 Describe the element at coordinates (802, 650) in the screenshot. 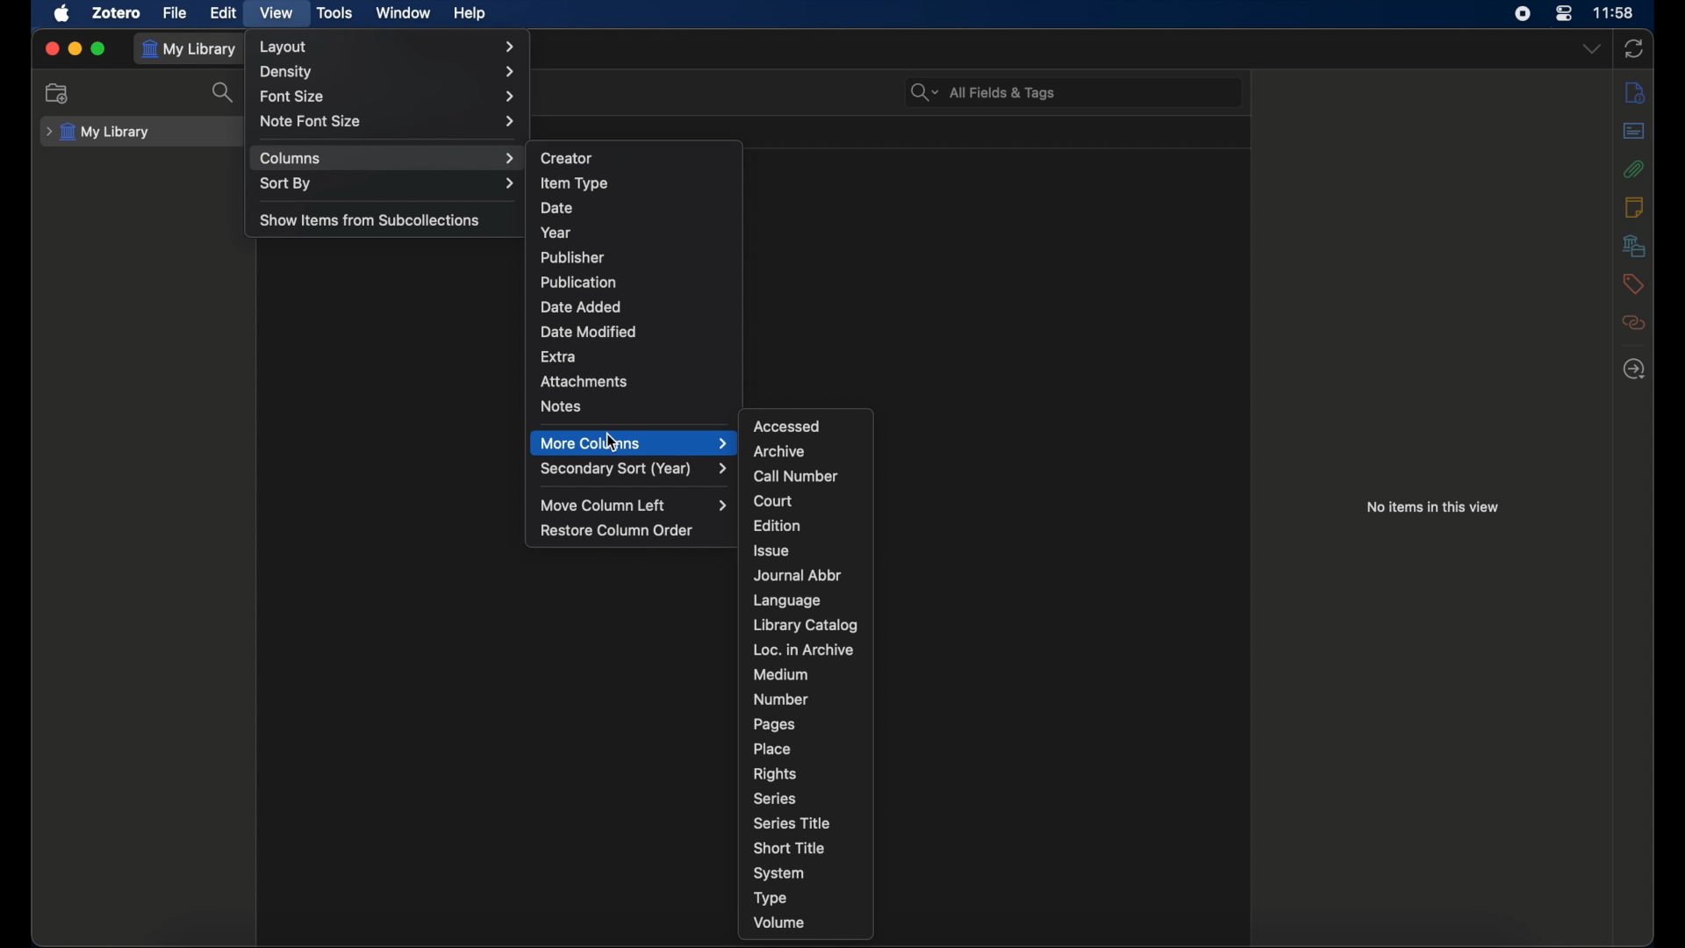

I see `loc. in archive` at that location.